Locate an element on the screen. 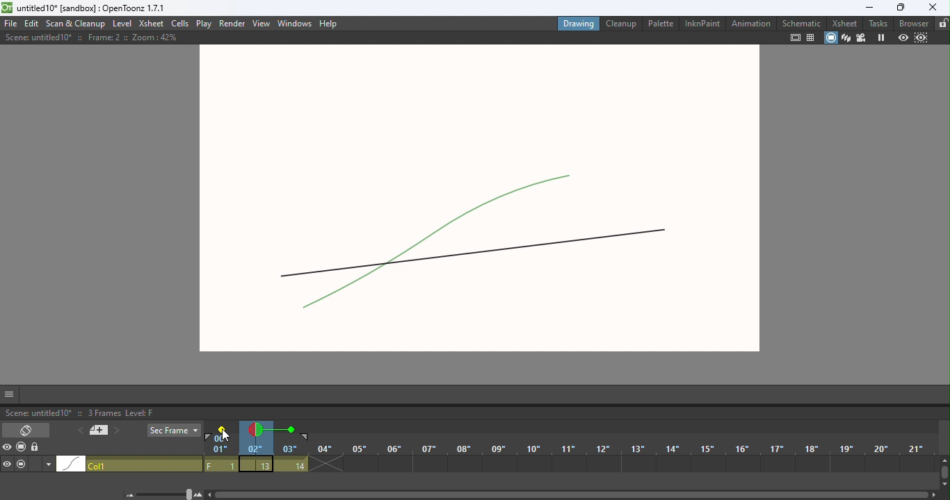 The height and width of the screenshot is (500, 950). Canvas is located at coordinates (488, 201).